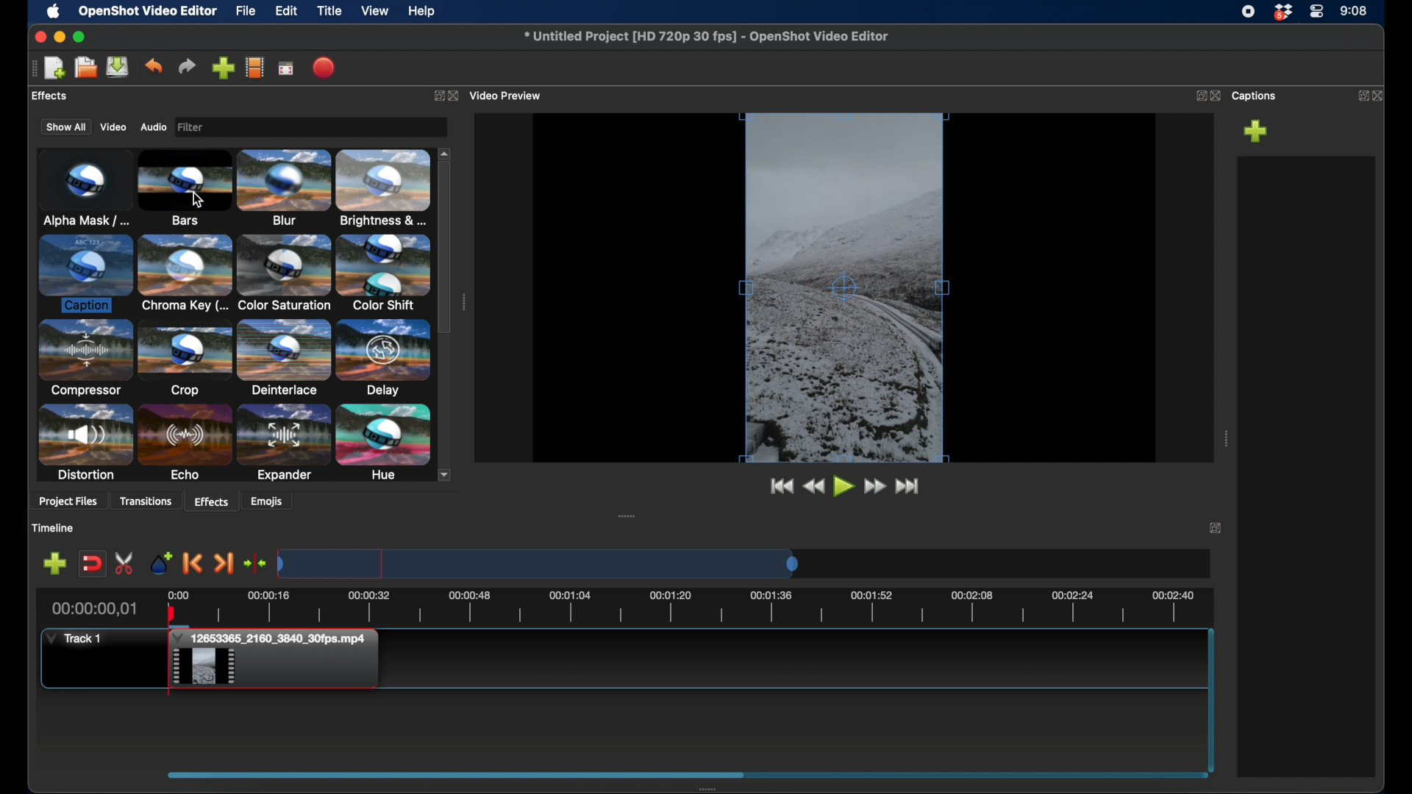 The width and height of the screenshot is (1412, 794). I want to click on full screen, so click(286, 68).